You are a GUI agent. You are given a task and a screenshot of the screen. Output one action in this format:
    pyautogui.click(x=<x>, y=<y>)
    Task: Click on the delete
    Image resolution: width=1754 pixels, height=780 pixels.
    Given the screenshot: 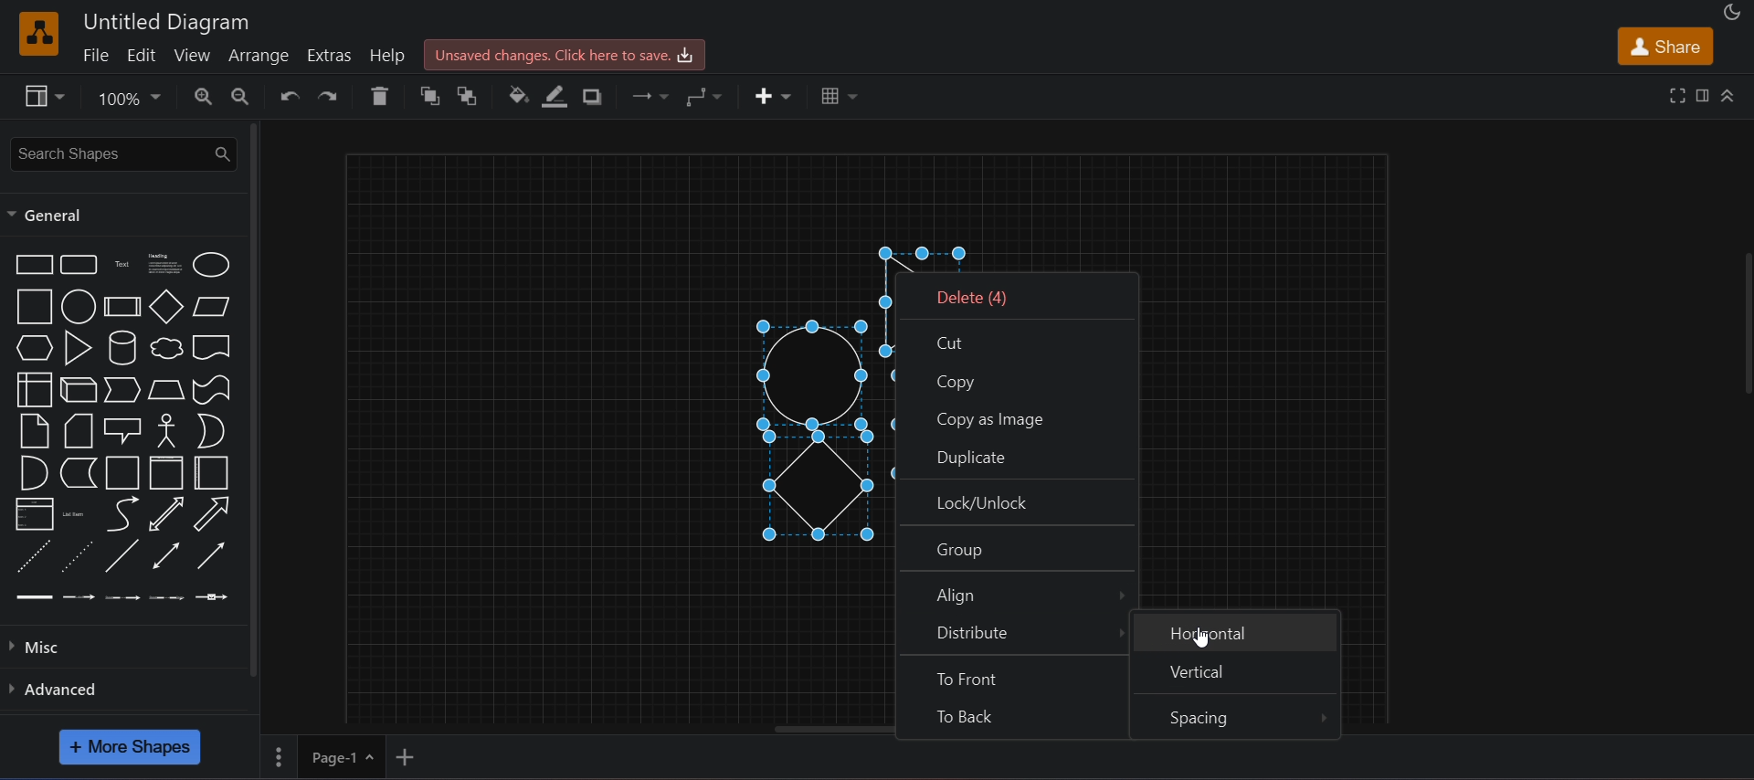 What is the action you would take?
    pyautogui.click(x=1015, y=296)
    